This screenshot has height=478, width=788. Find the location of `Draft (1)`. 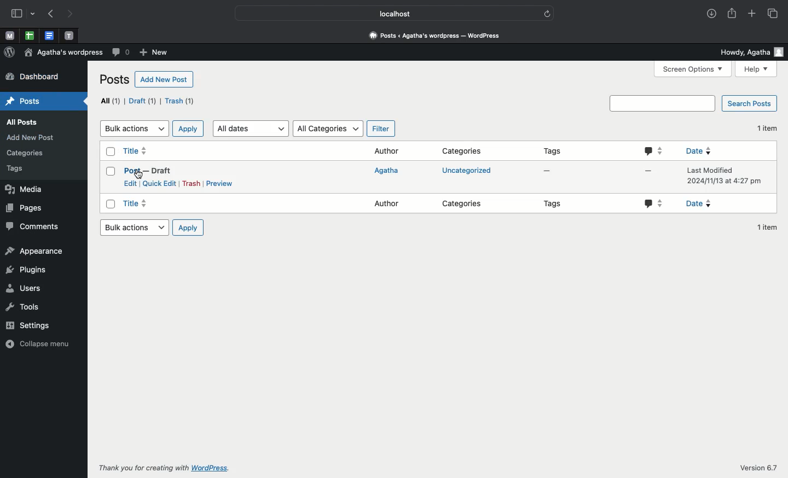

Draft (1) is located at coordinates (143, 101).